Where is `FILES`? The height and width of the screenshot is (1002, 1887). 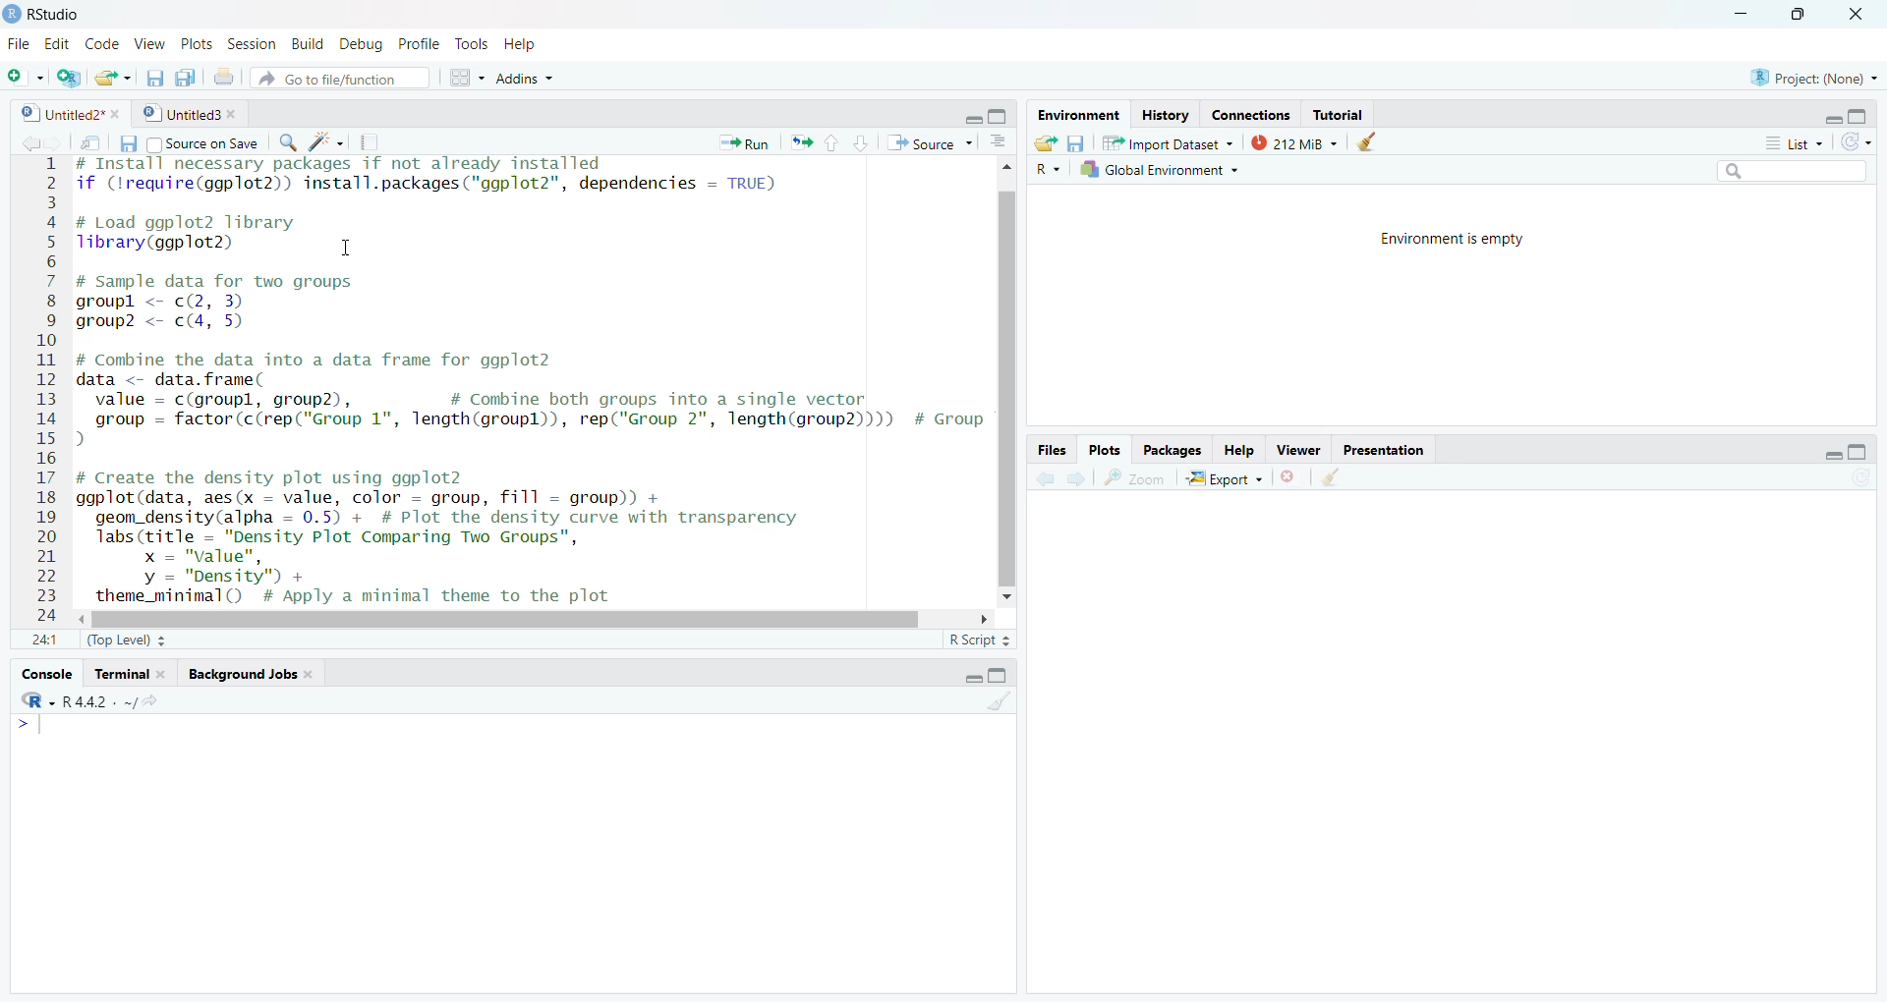 FILES is located at coordinates (1055, 448).